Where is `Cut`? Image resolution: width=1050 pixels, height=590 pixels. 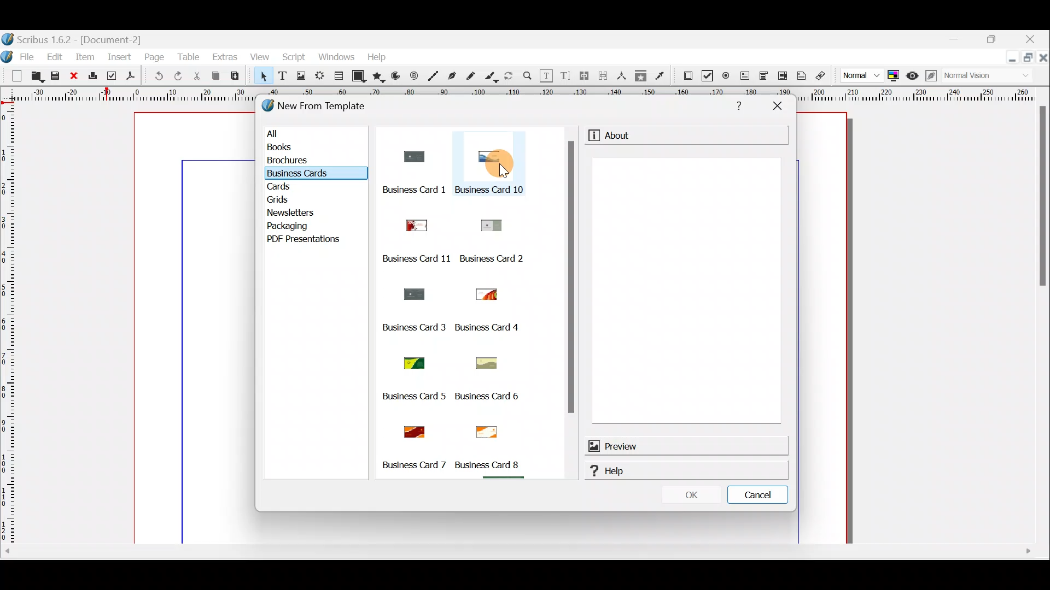
Cut is located at coordinates (197, 76).